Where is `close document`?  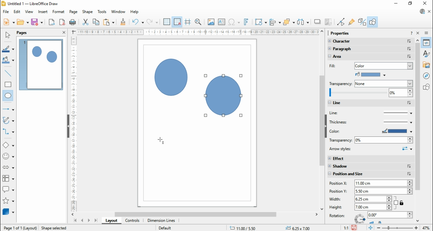 close document is located at coordinates (430, 12).